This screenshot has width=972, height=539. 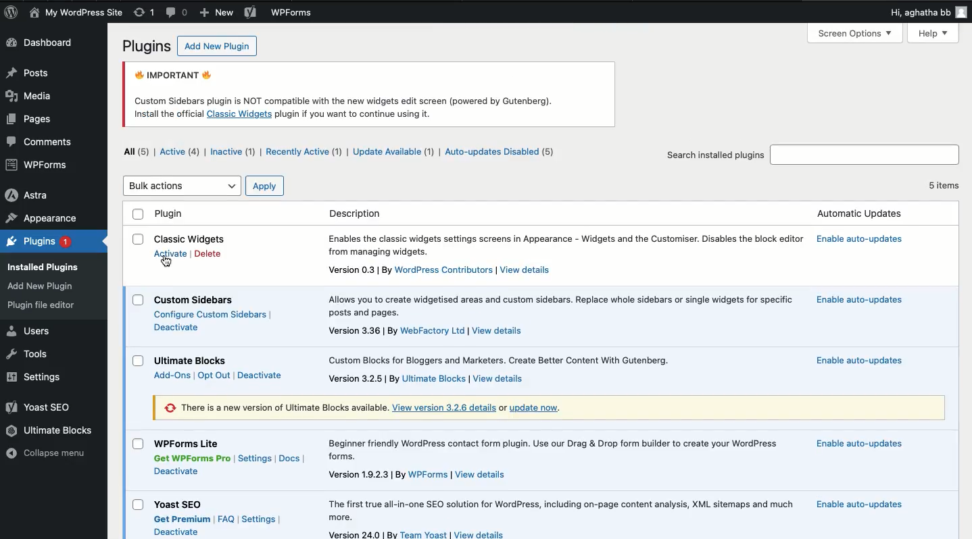 What do you see at coordinates (199, 299) in the screenshot?
I see `Custom sidebars` at bounding box center [199, 299].